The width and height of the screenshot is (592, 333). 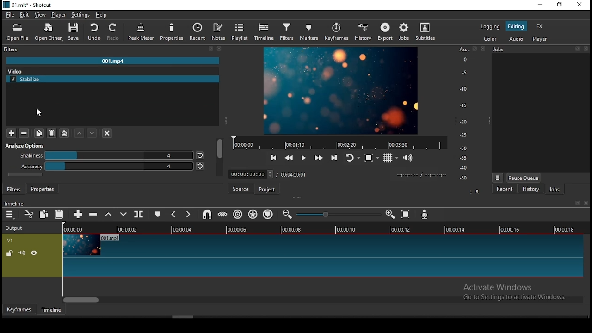 I want to click on fullscreen, so click(x=576, y=49).